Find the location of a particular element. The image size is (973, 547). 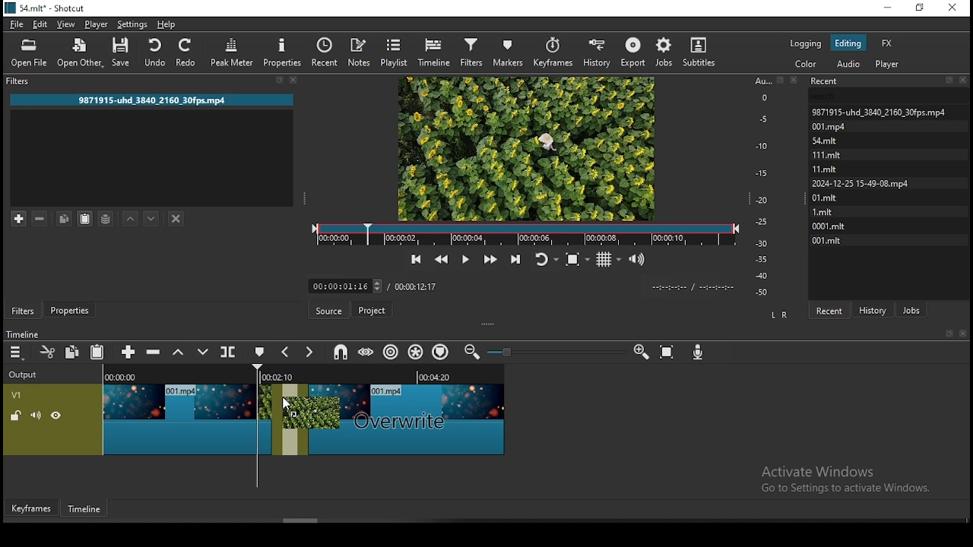

audio is located at coordinates (848, 65).